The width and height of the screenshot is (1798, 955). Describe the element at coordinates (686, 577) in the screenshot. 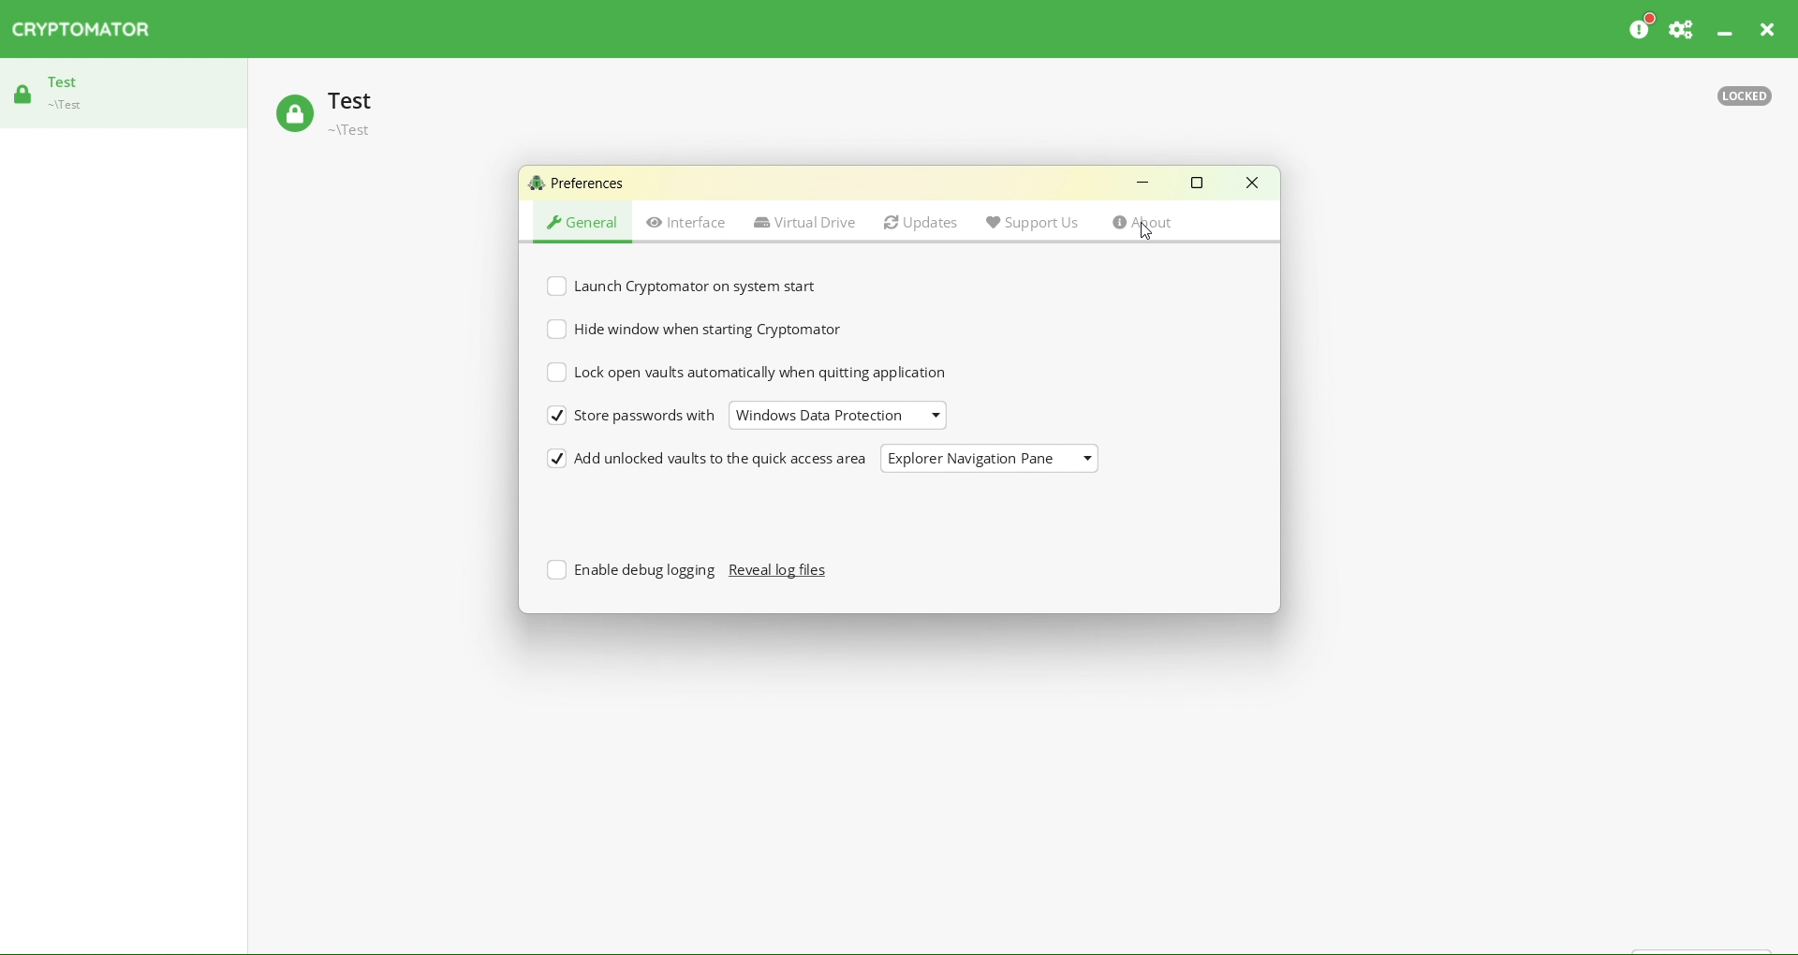

I see `Enable debug loggin` at that location.